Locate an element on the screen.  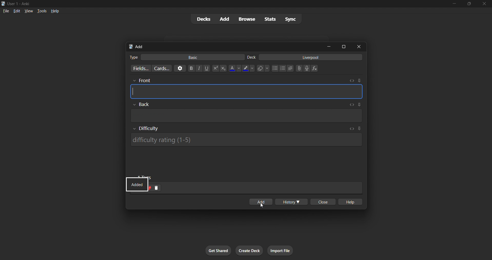
card type input box is located at coordinates (184, 56).